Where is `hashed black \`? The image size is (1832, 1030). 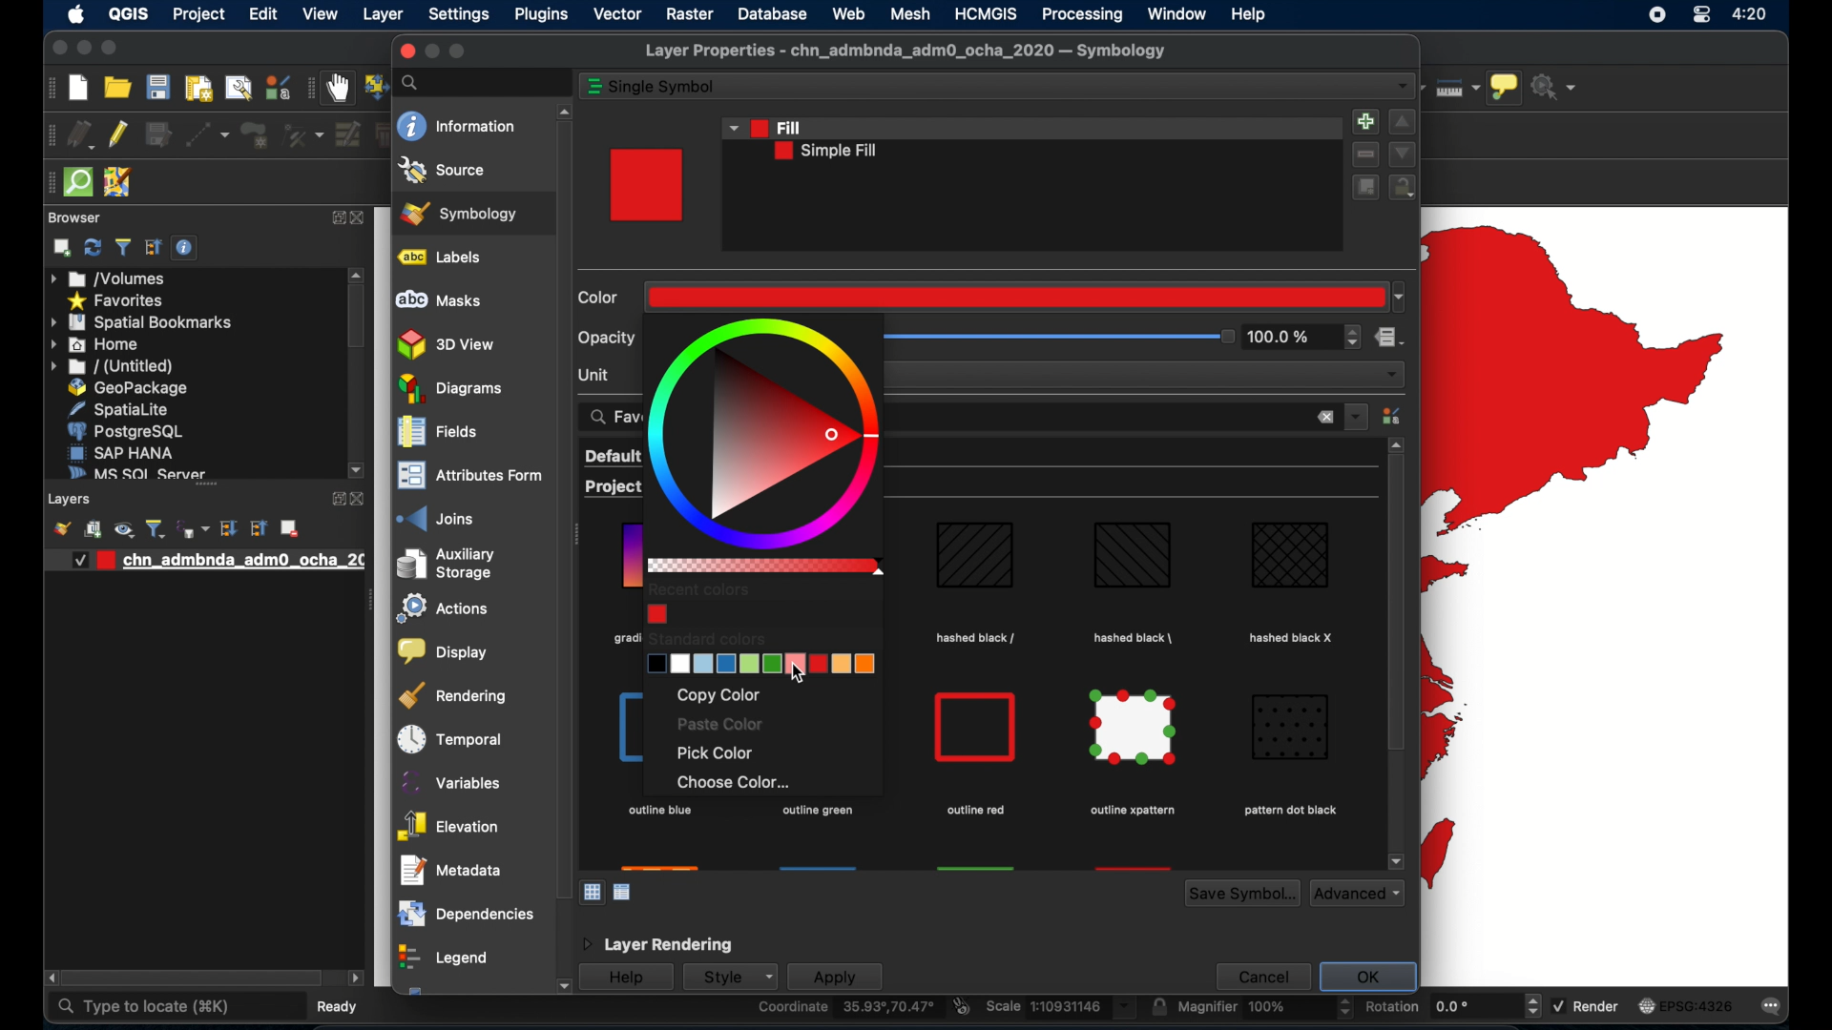
hashed black \ is located at coordinates (1135, 635).